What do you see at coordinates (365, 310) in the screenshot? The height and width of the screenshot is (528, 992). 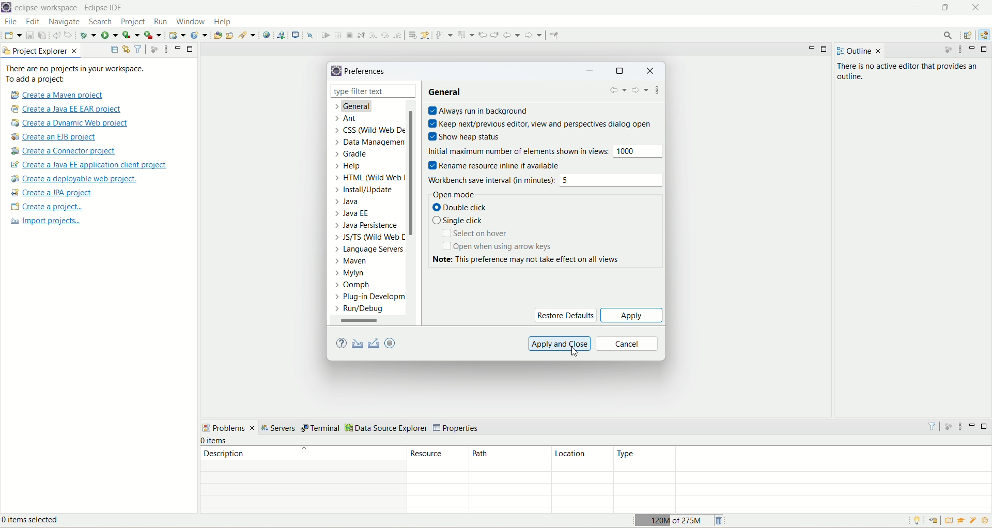 I see `run/debug` at bounding box center [365, 310].